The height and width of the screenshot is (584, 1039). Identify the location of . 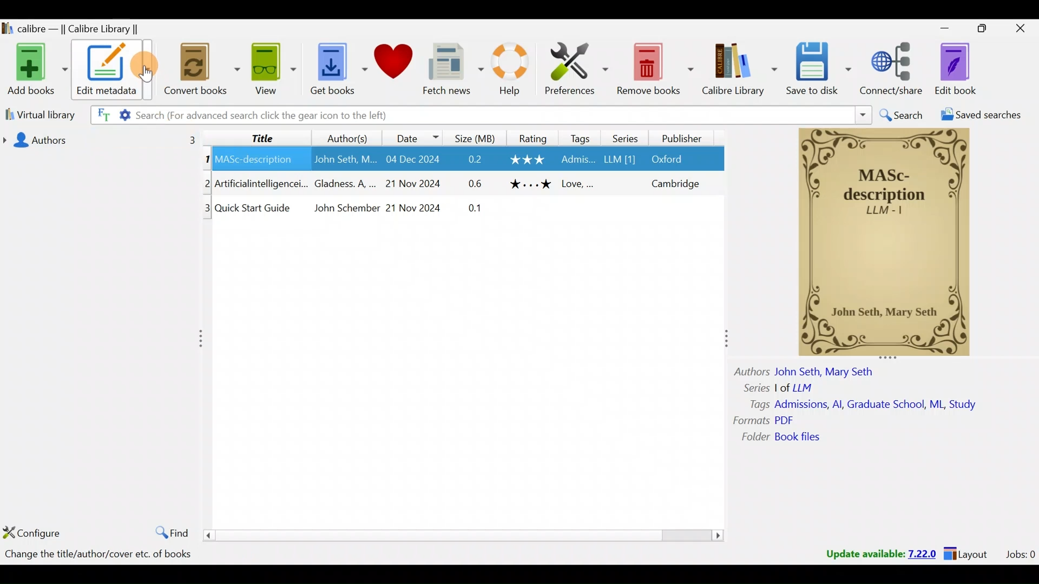
(416, 182).